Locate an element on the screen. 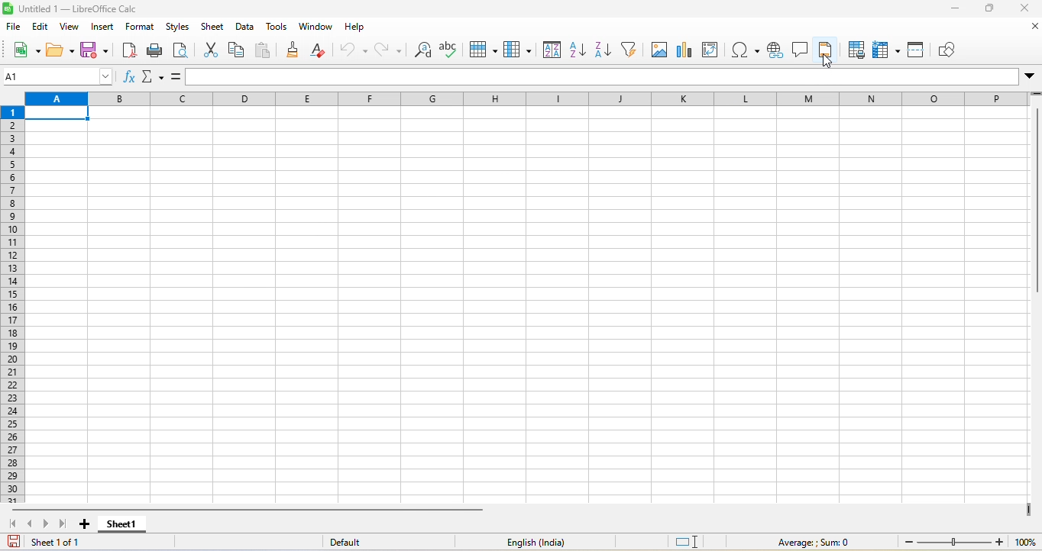 This screenshot has height=551, width=1042. zoom is located at coordinates (966, 543).